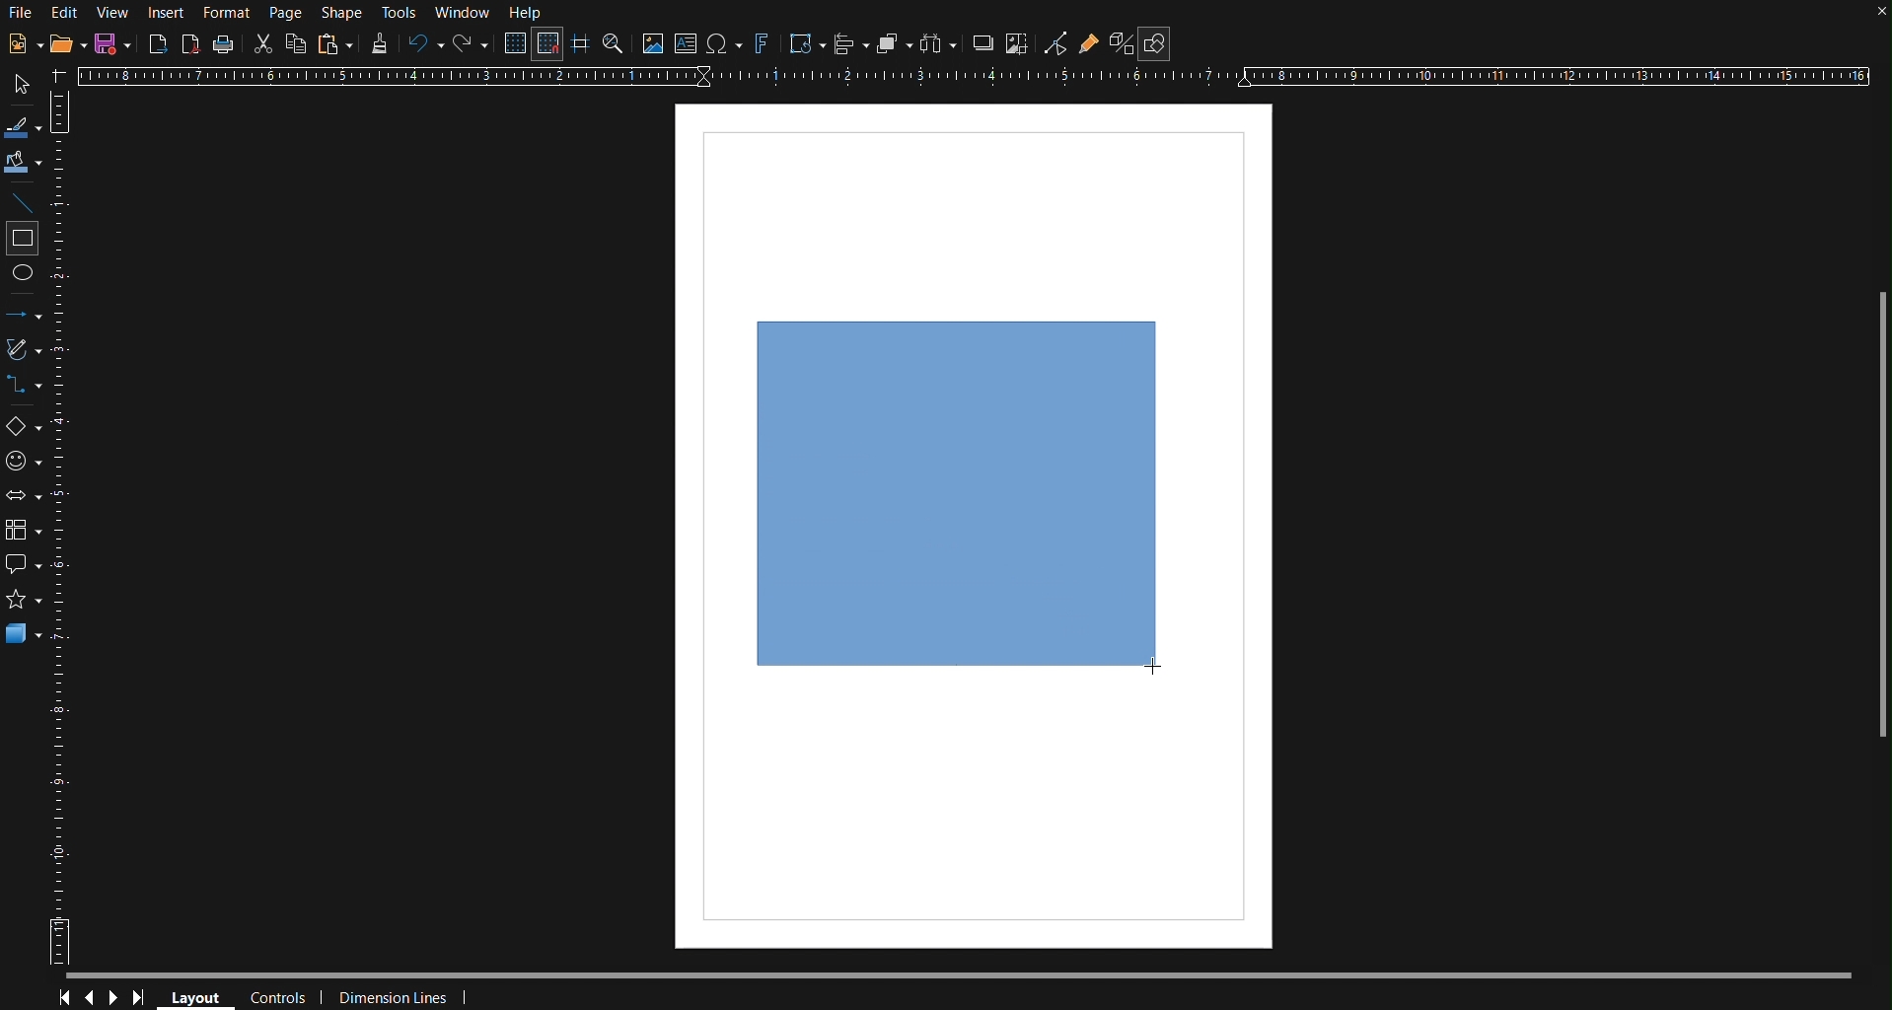  What do you see at coordinates (282, 998) in the screenshot?
I see `Controls` at bounding box center [282, 998].